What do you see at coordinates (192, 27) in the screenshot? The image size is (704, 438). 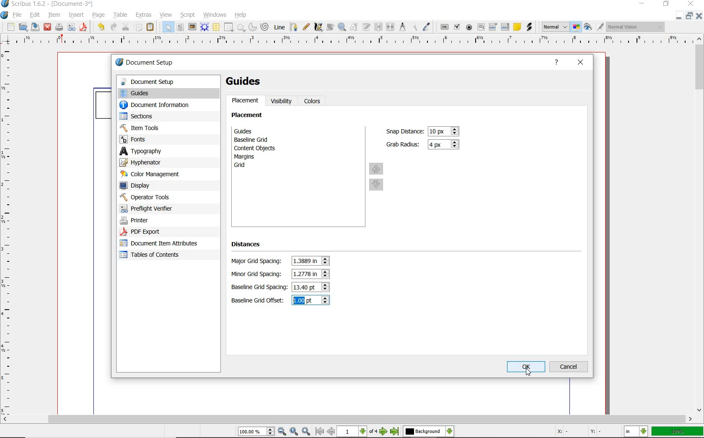 I see `image frame` at bounding box center [192, 27].